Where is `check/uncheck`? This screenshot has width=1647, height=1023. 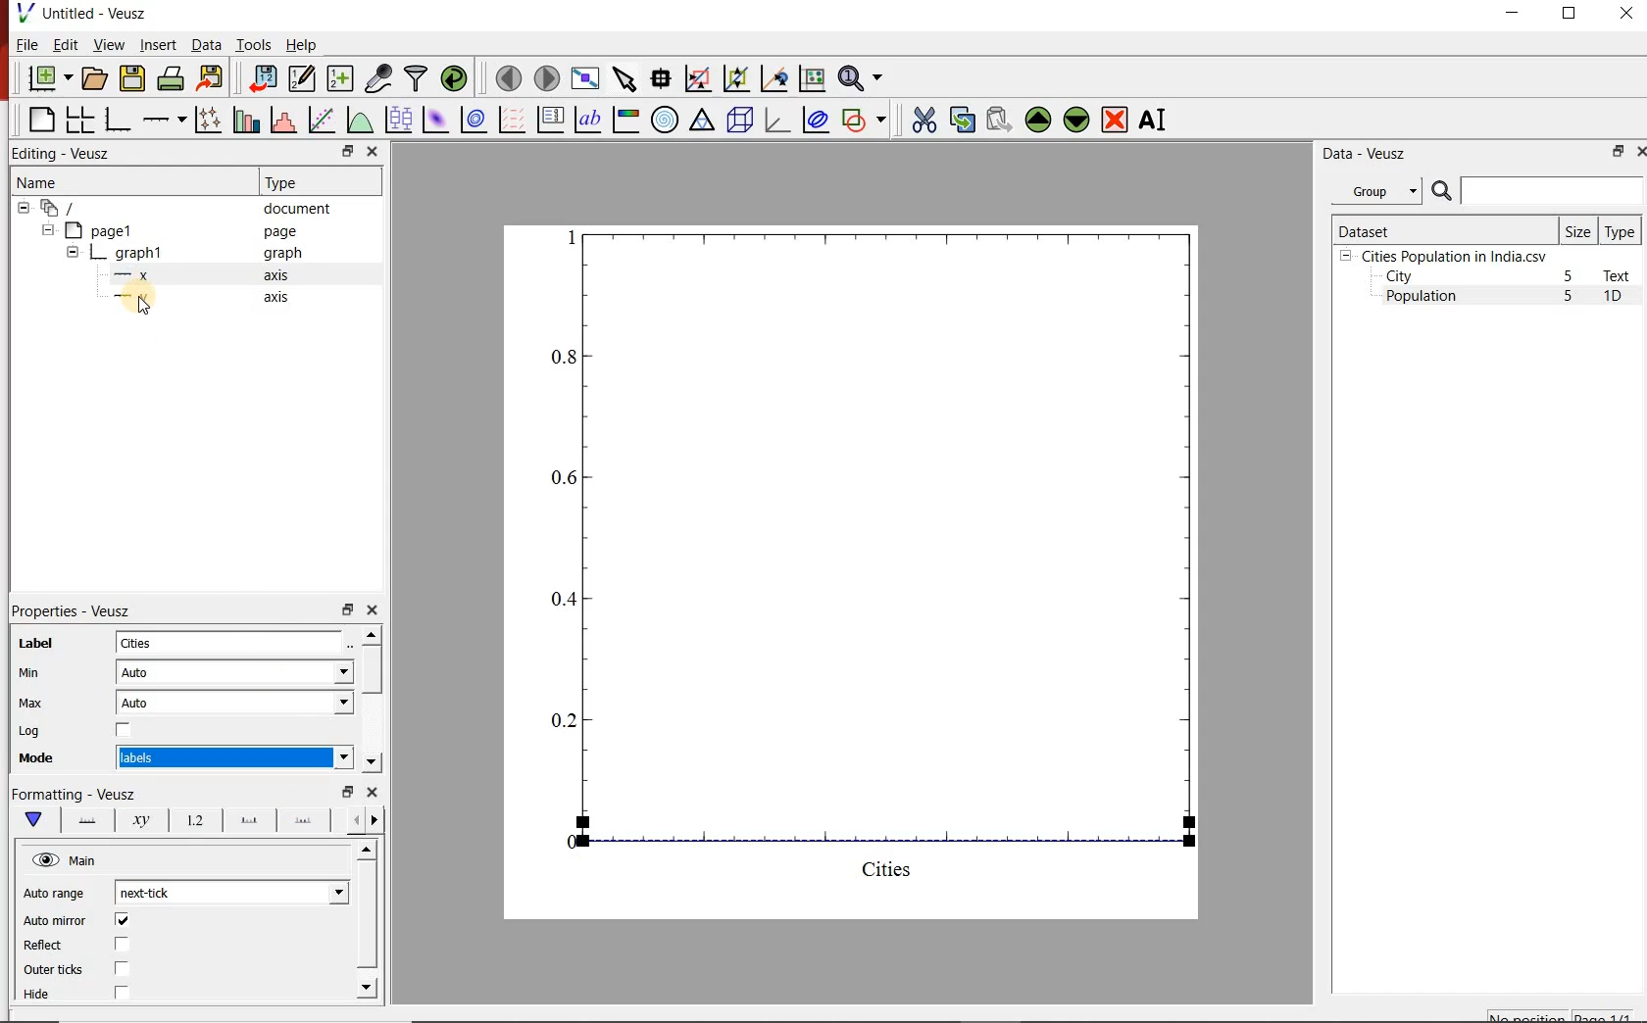
check/uncheck is located at coordinates (121, 996).